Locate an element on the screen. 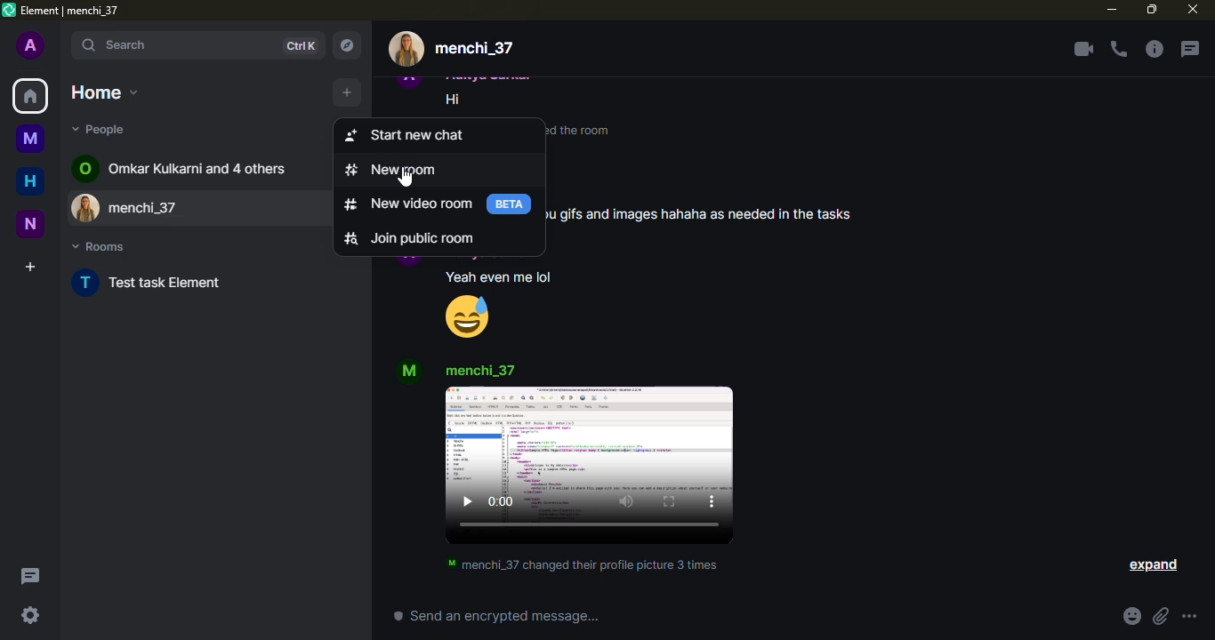 The height and width of the screenshot is (640, 1215). add is located at coordinates (347, 92).